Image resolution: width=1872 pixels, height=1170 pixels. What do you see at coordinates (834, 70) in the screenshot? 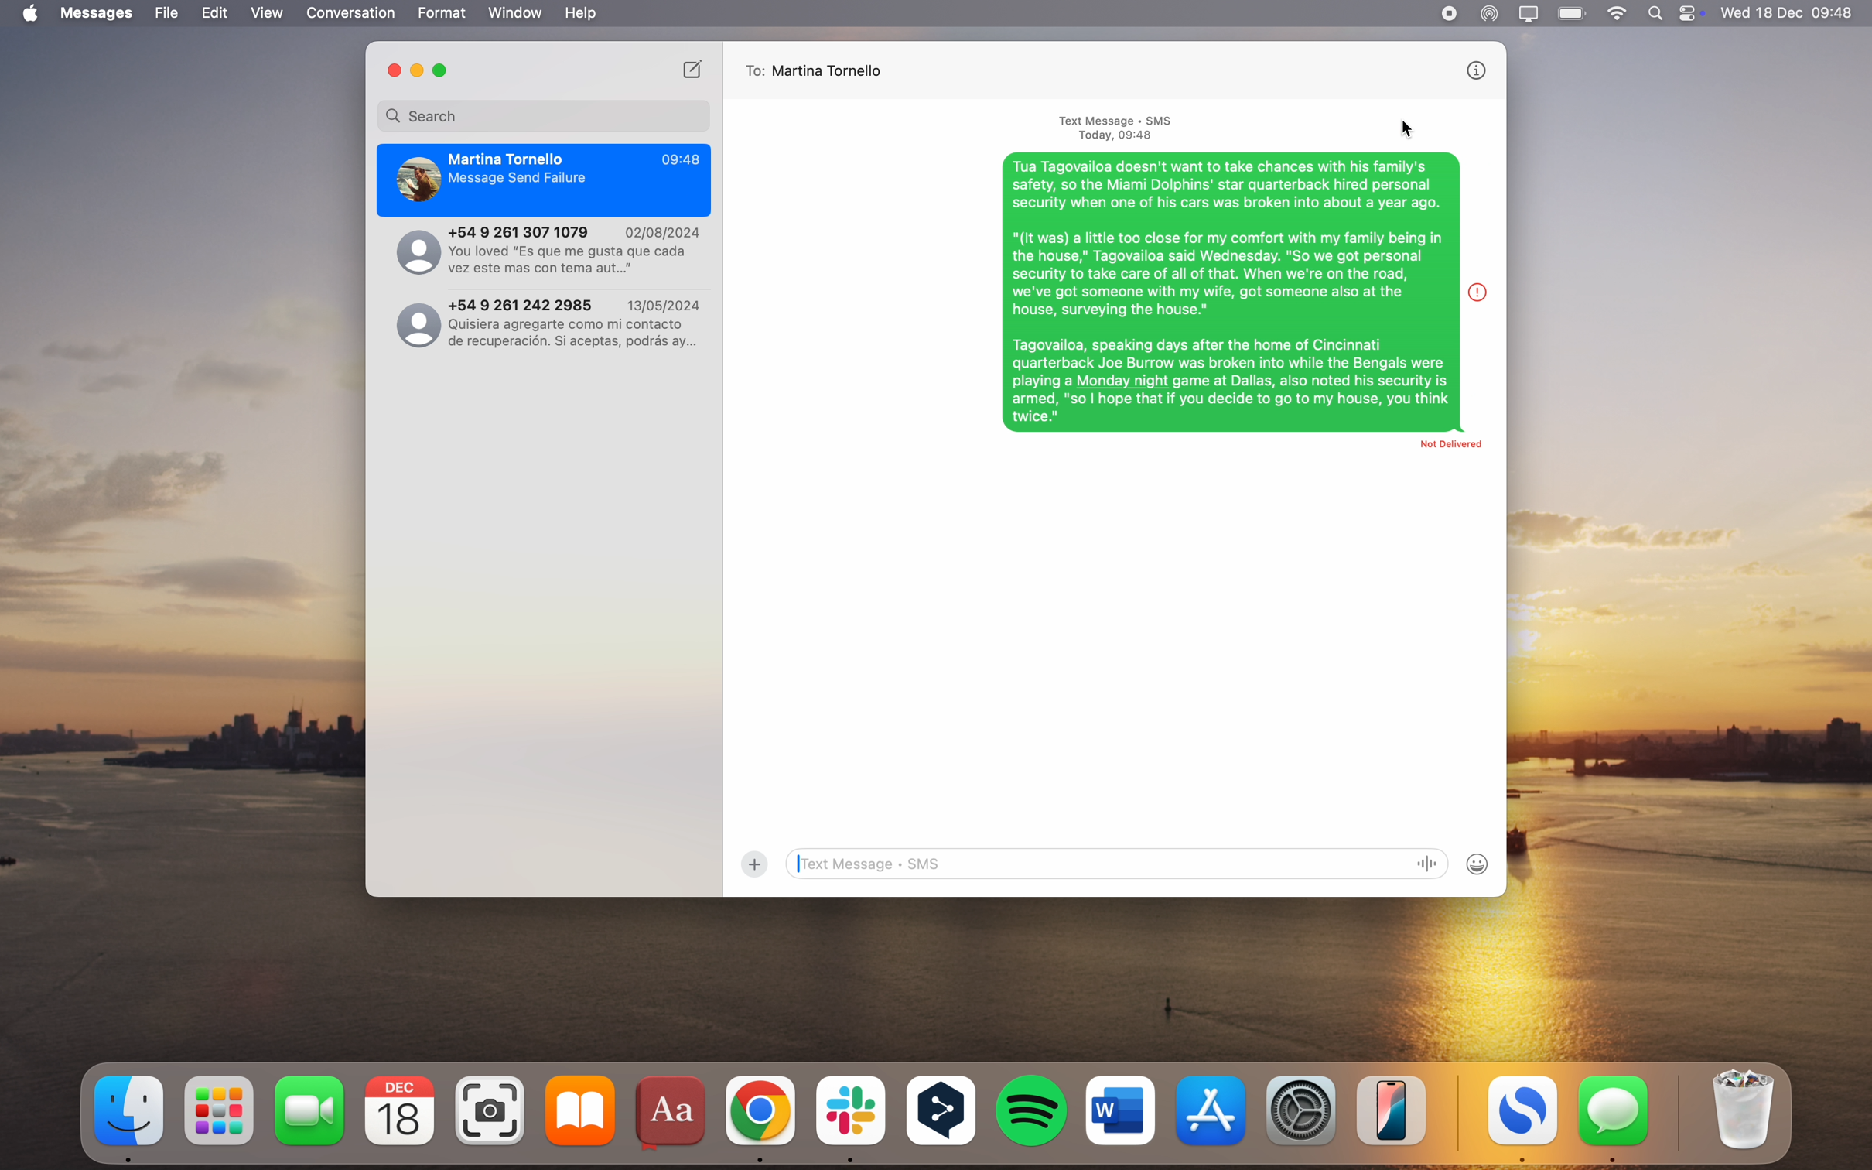
I see `martina tornello` at bounding box center [834, 70].